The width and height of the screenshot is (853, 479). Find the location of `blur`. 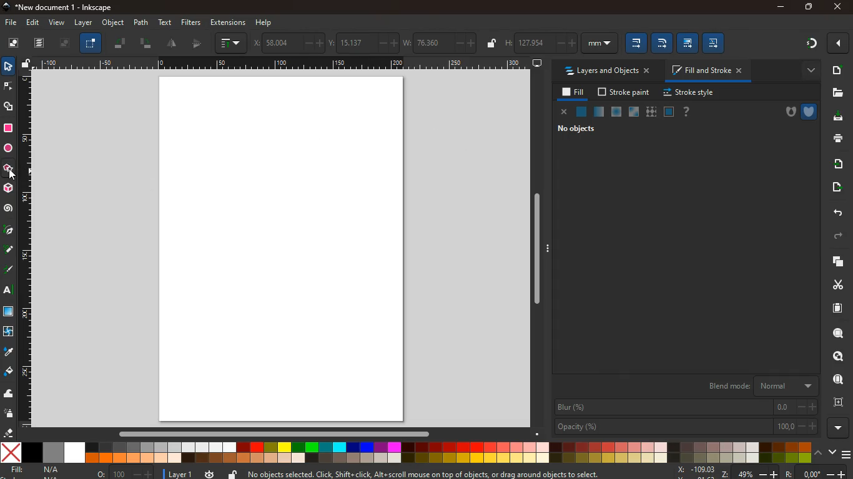

blur is located at coordinates (684, 407).